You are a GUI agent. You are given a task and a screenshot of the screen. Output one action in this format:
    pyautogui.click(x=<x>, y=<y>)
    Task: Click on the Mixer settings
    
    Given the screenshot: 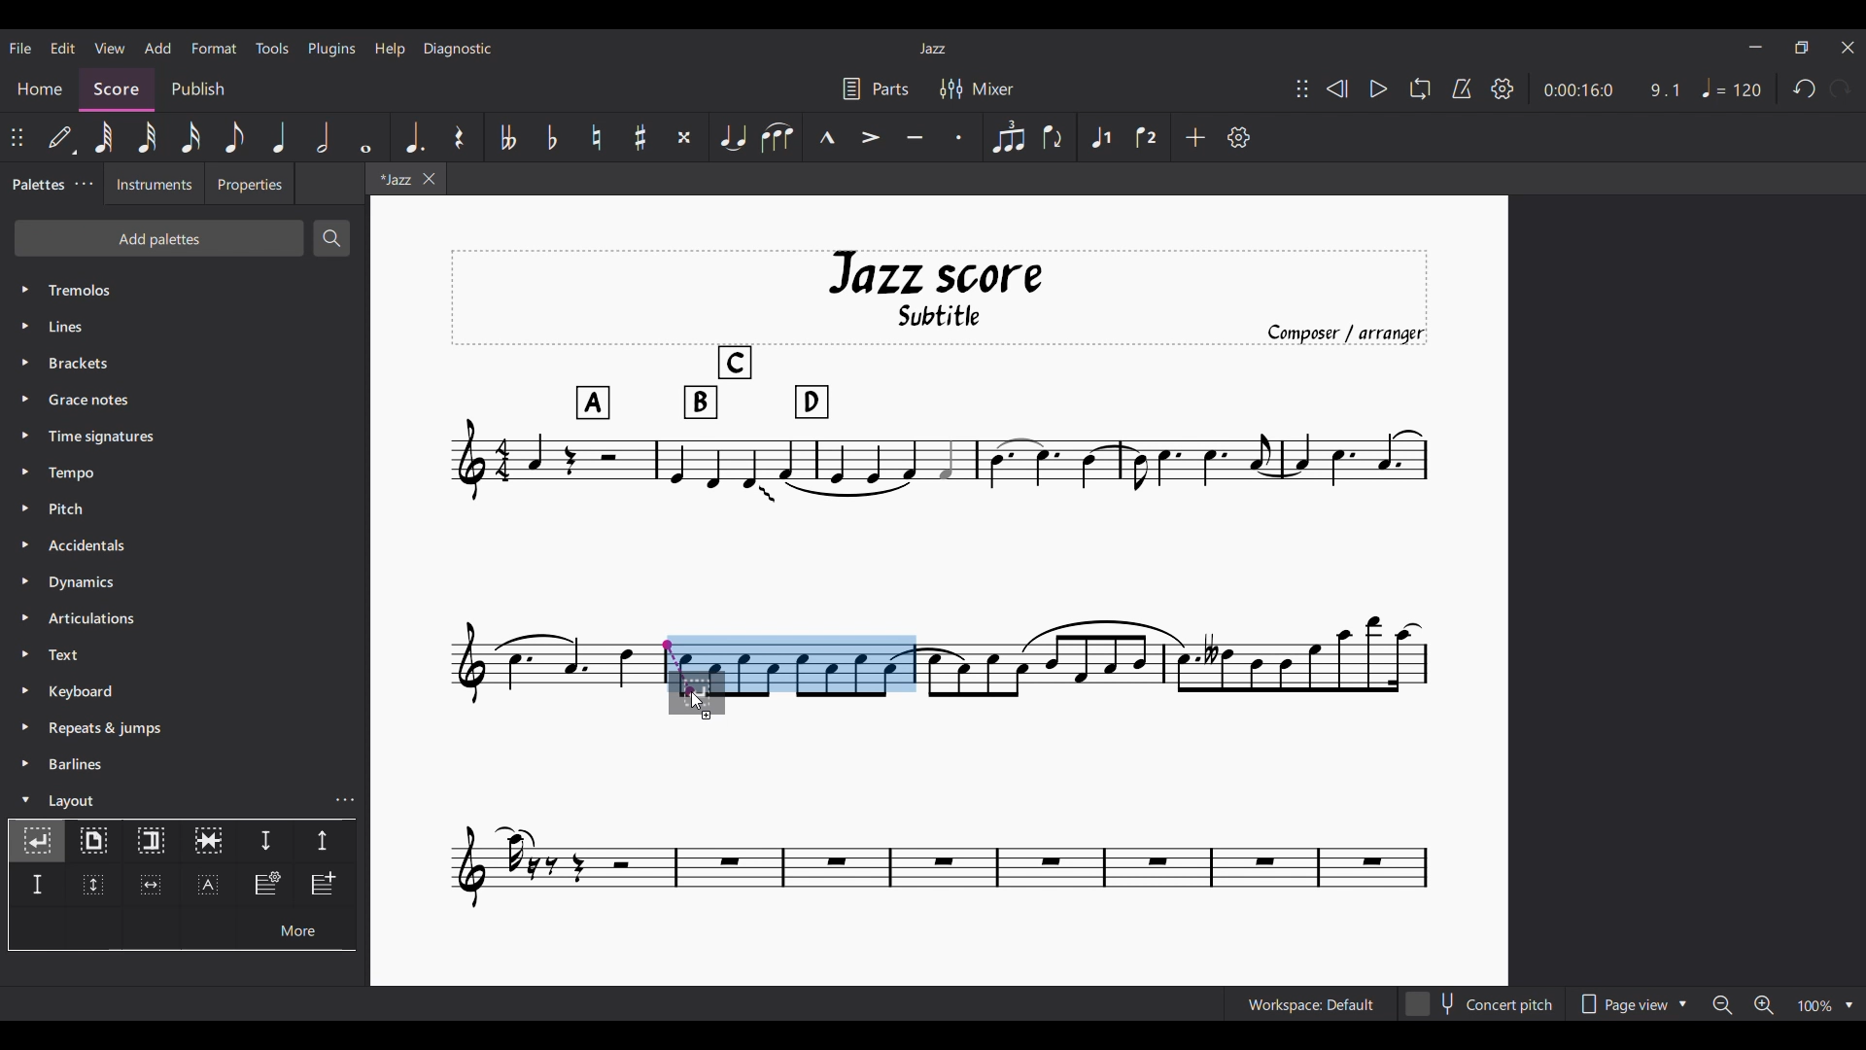 What is the action you would take?
    pyautogui.click(x=977, y=89)
    